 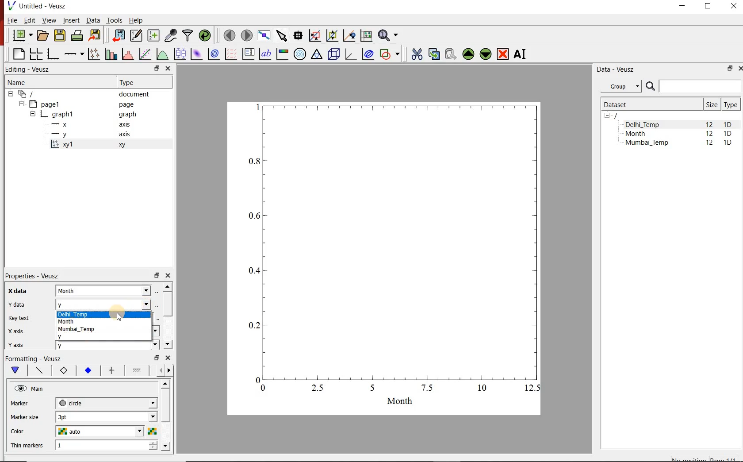 What do you see at coordinates (107, 446) in the screenshot?
I see `1` at bounding box center [107, 446].